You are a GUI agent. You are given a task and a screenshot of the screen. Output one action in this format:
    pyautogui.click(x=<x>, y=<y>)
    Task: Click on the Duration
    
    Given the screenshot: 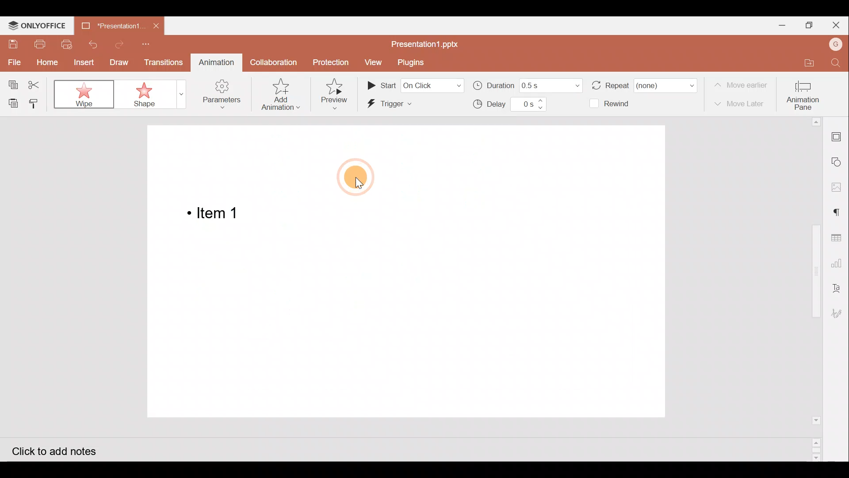 What is the action you would take?
    pyautogui.click(x=527, y=85)
    